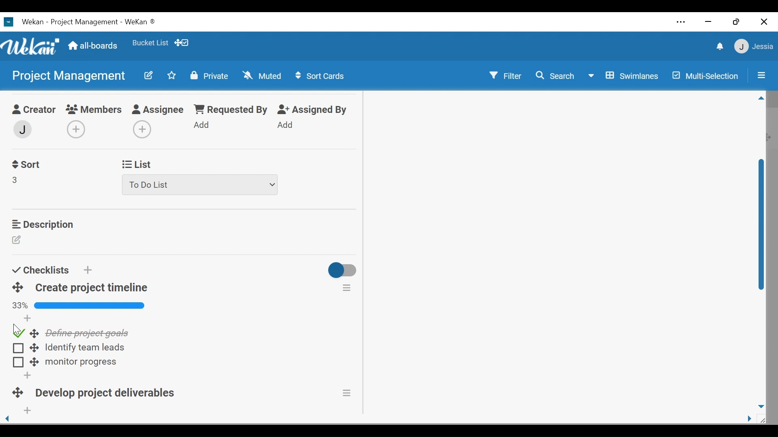 This screenshot has height=437, width=778. What do you see at coordinates (150, 76) in the screenshot?
I see `Edit` at bounding box center [150, 76].